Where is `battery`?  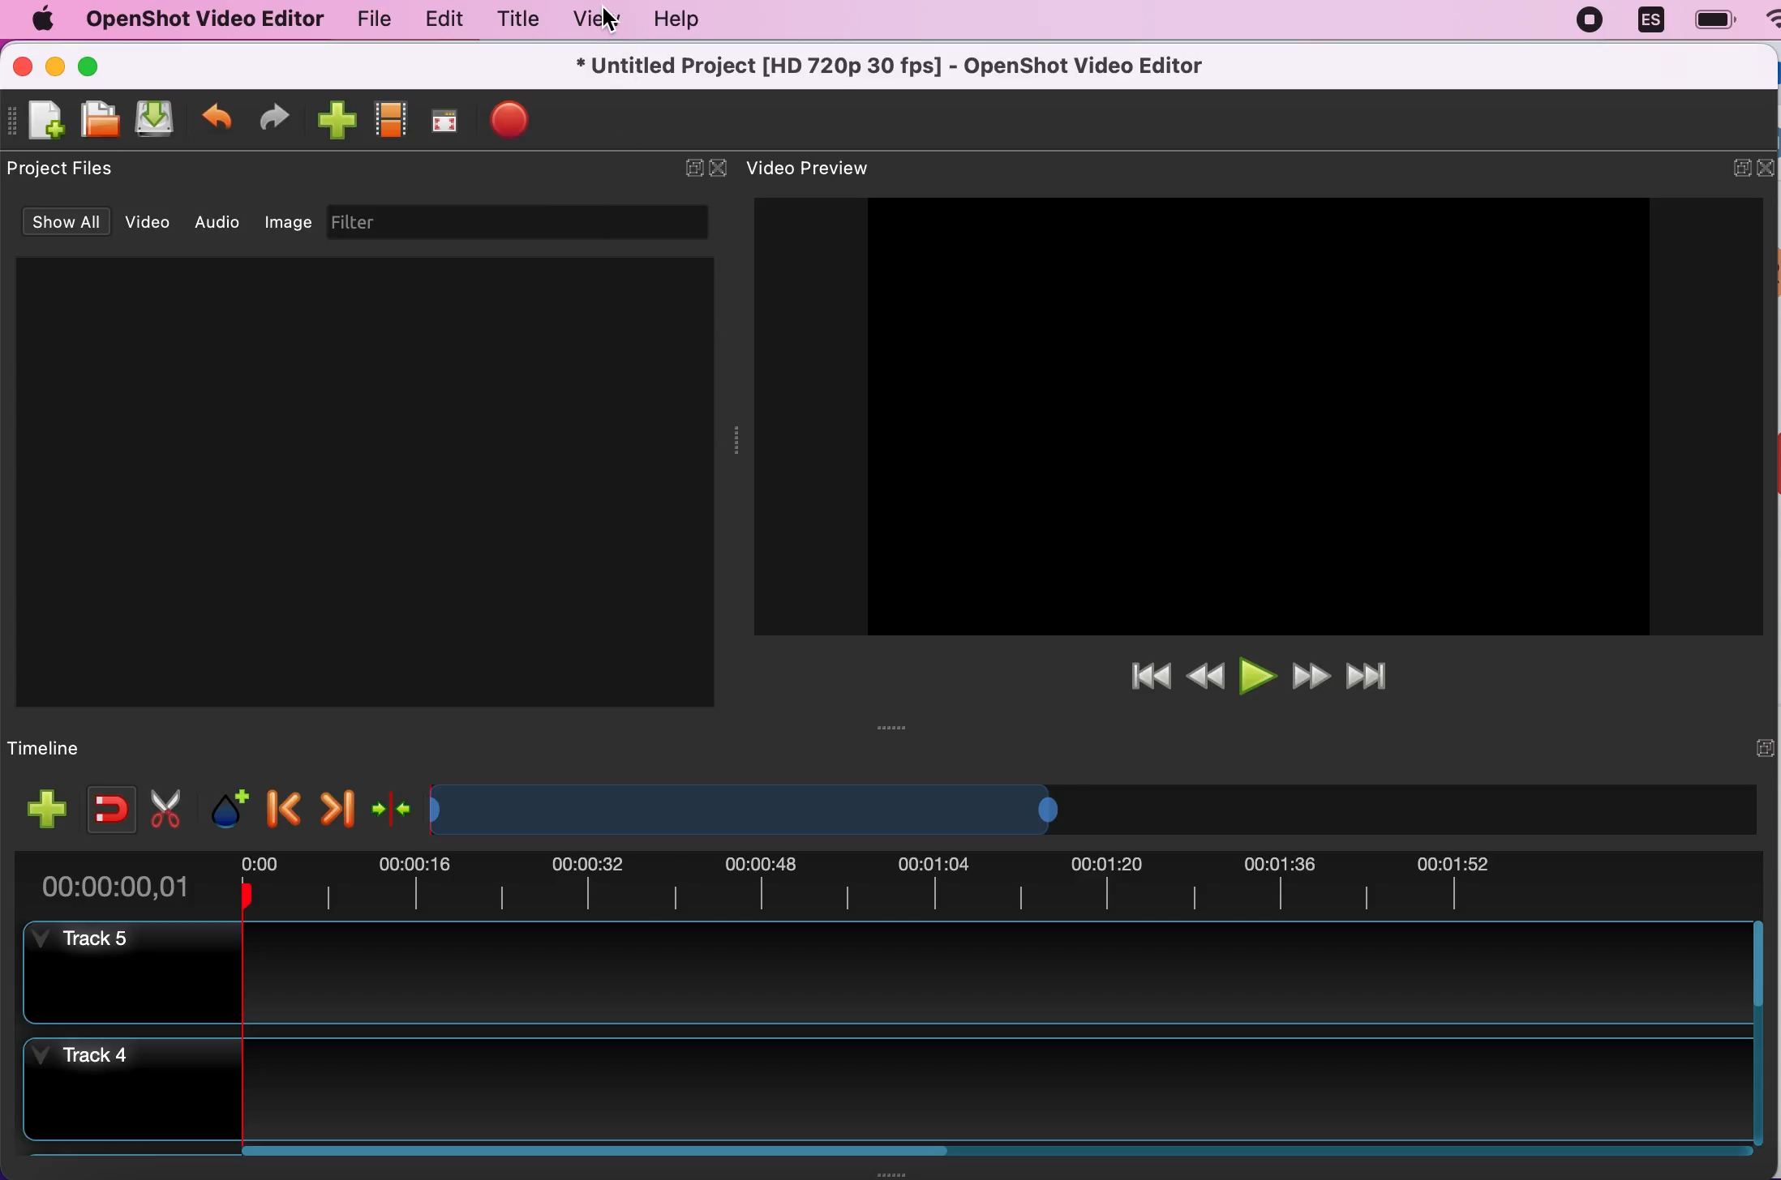
battery is located at coordinates (1709, 19).